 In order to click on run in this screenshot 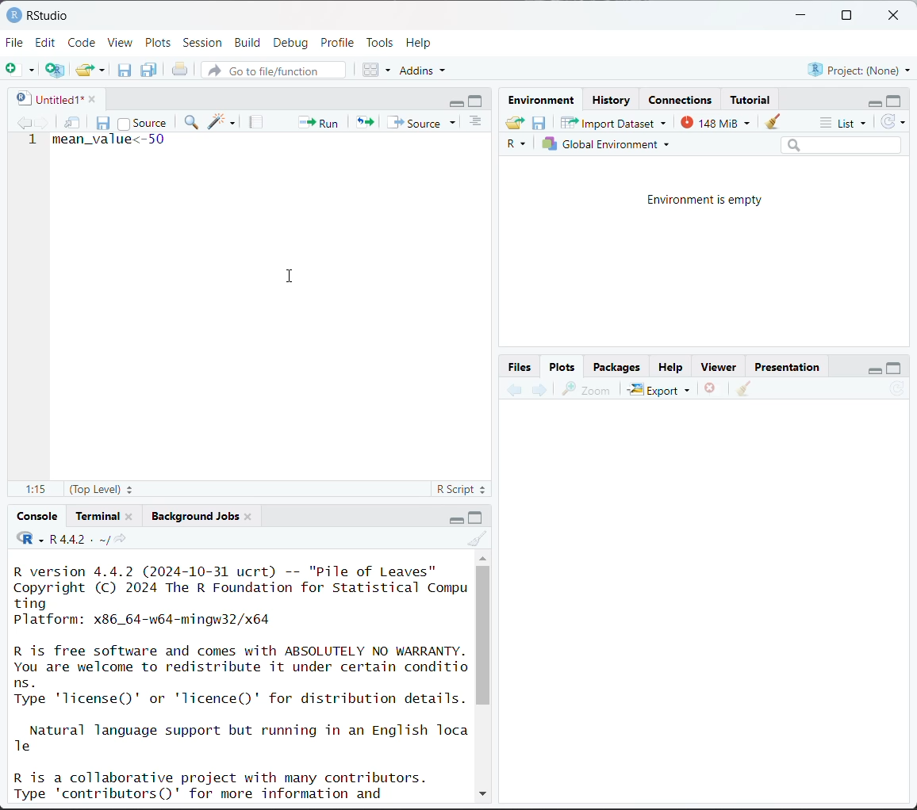, I will do `click(317, 121)`.